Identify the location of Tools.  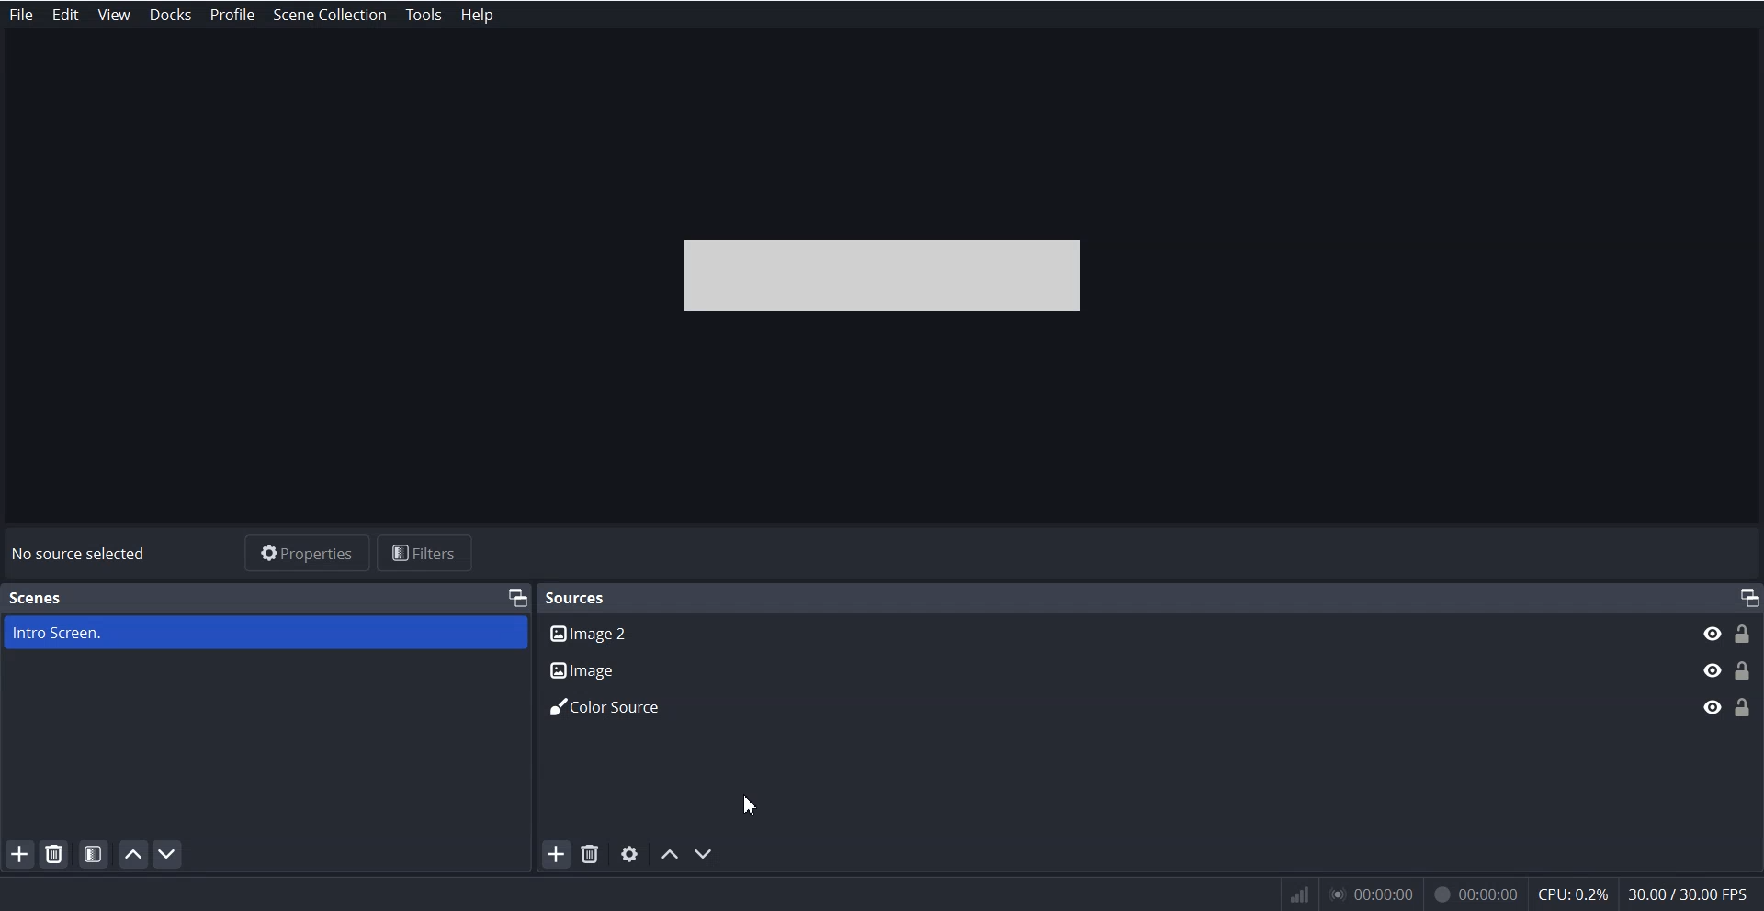
(424, 15).